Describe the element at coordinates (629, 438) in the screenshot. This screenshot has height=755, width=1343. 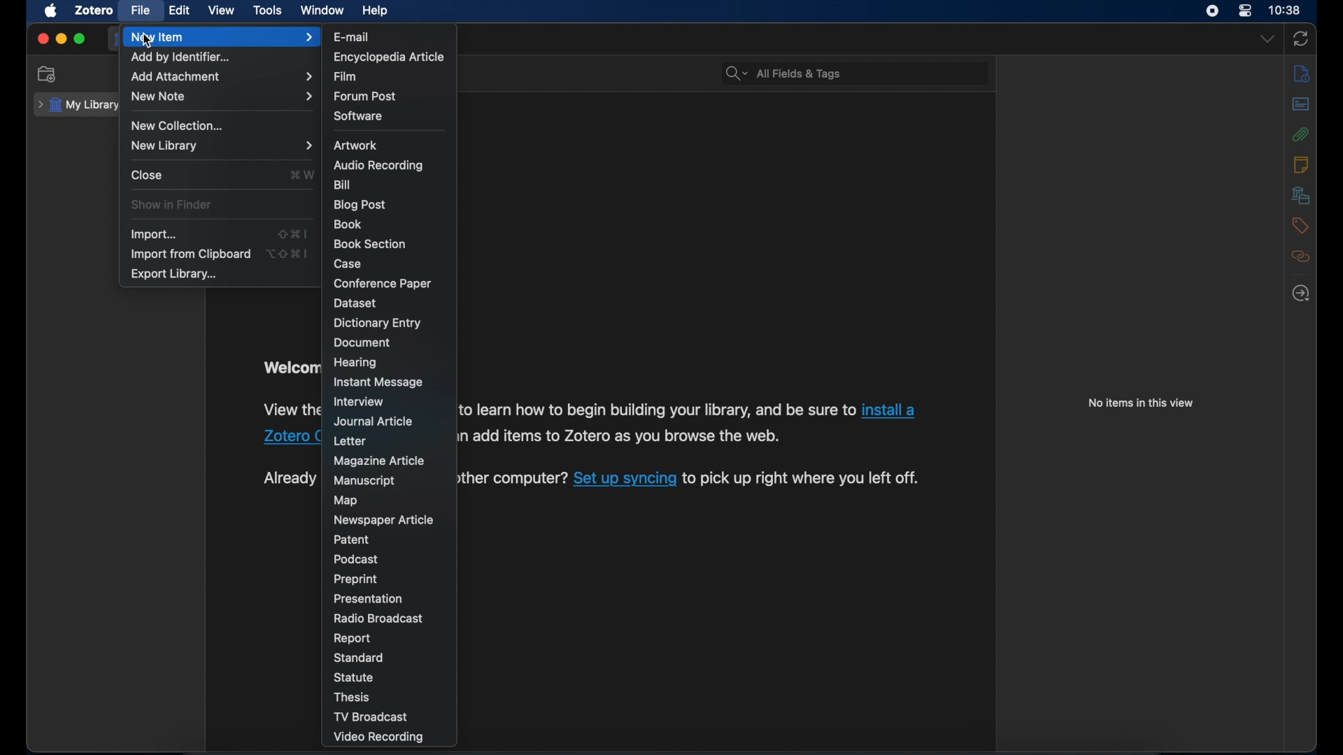
I see `add items to Zotero as you browse the web` at that location.